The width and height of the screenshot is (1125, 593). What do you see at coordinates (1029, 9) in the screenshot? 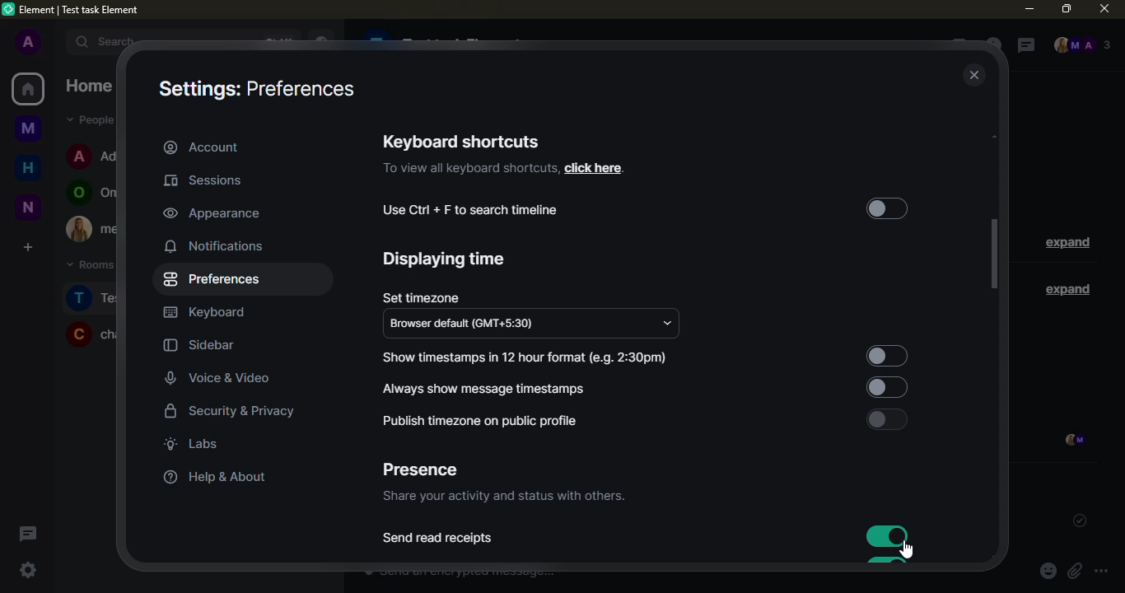
I see `minimize` at bounding box center [1029, 9].